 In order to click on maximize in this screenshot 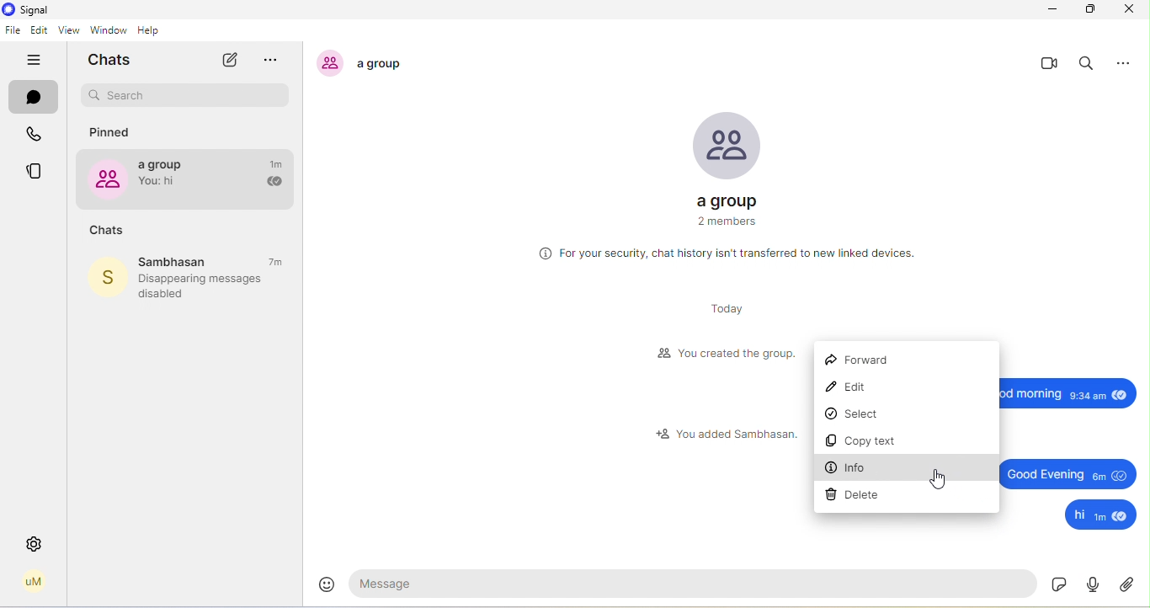, I will do `click(1091, 9)`.